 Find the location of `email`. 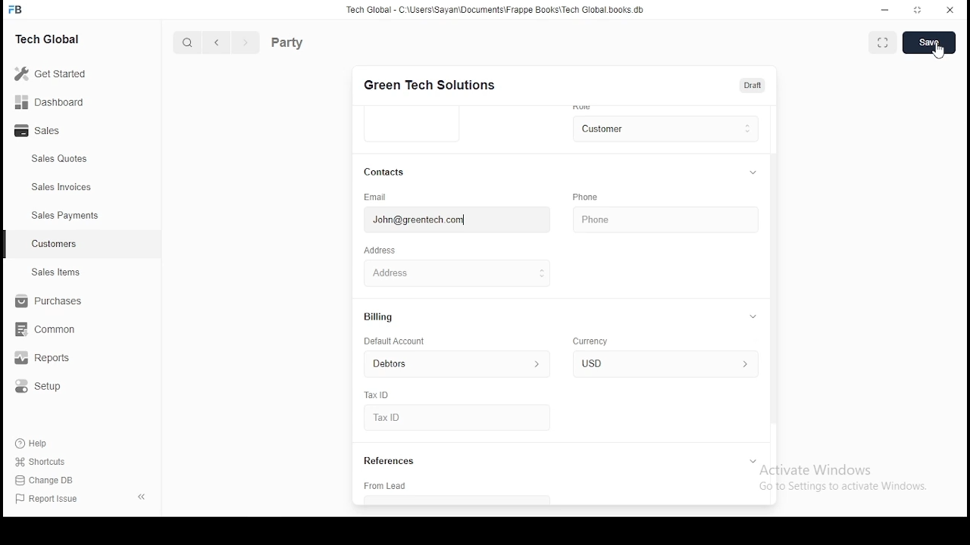

email is located at coordinates (379, 196).